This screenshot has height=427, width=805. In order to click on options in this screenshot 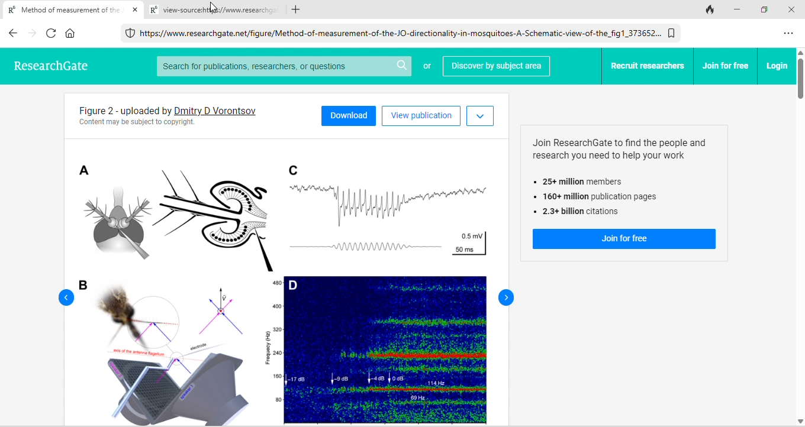, I will do `click(481, 115)`.